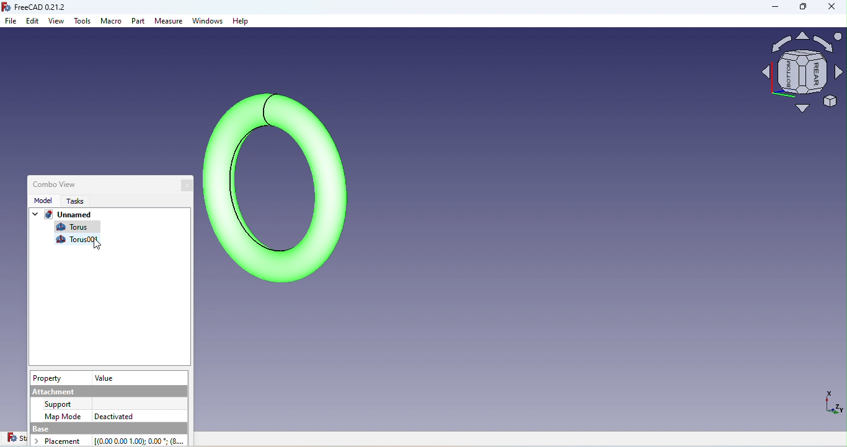 The height and width of the screenshot is (447, 847). What do you see at coordinates (104, 377) in the screenshot?
I see `Value` at bounding box center [104, 377].